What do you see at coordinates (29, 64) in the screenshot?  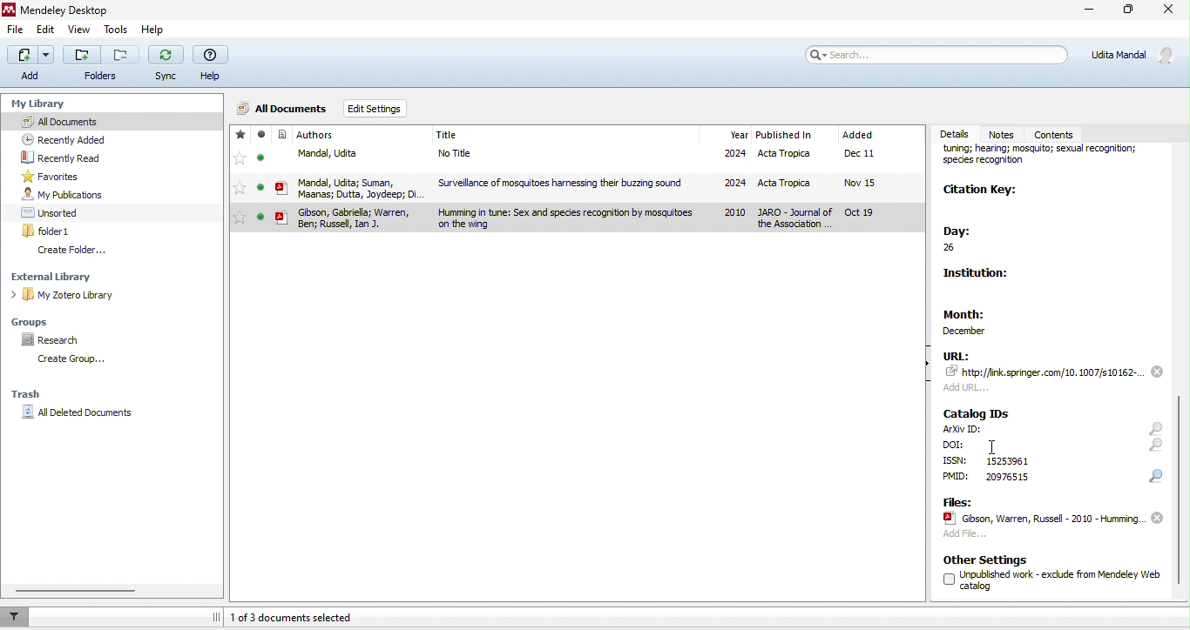 I see `add` at bounding box center [29, 64].